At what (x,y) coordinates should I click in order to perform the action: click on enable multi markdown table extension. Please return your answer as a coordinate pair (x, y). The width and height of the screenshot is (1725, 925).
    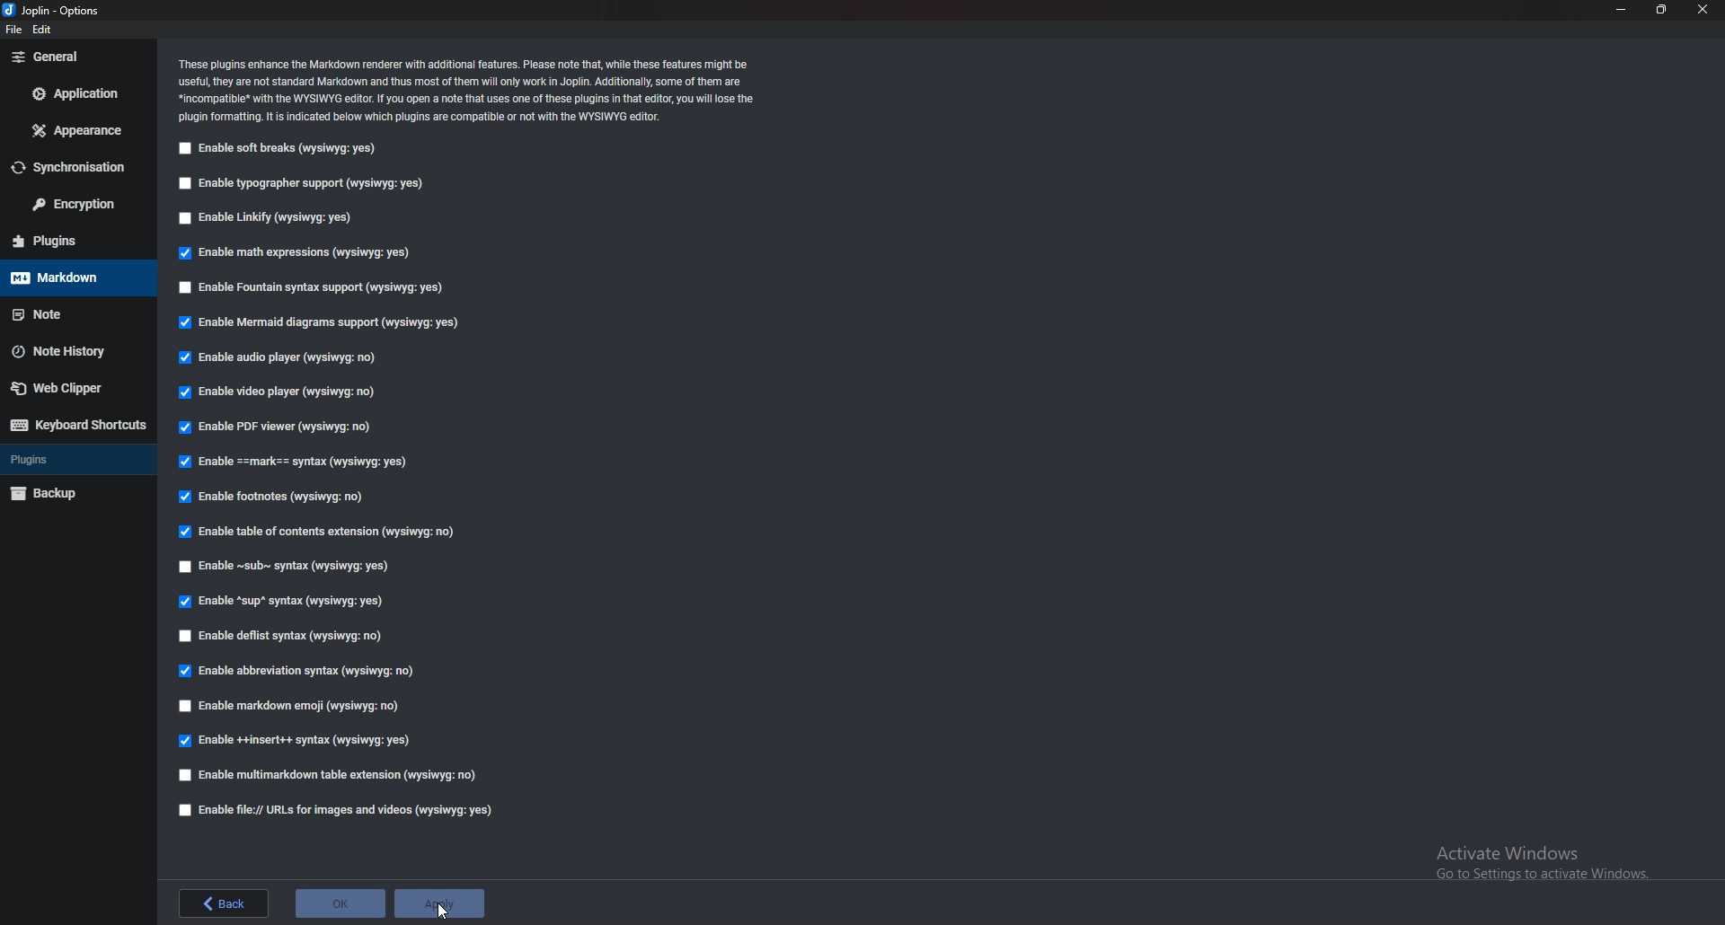
    Looking at the image, I should click on (325, 775).